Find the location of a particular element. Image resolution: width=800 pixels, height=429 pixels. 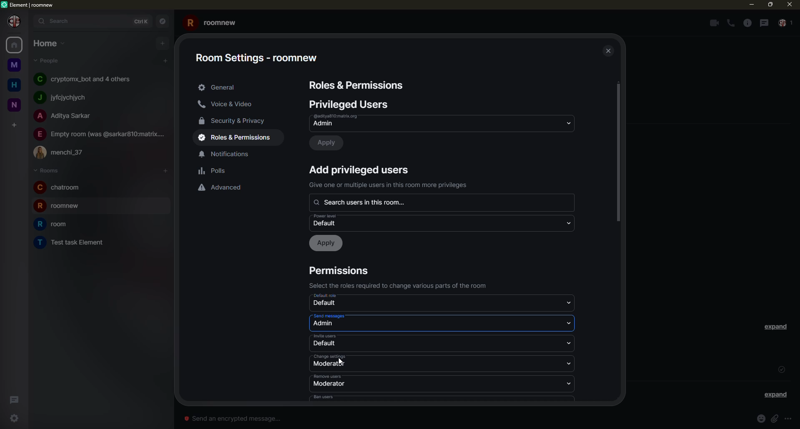

default is located at coordinates (327, 324).